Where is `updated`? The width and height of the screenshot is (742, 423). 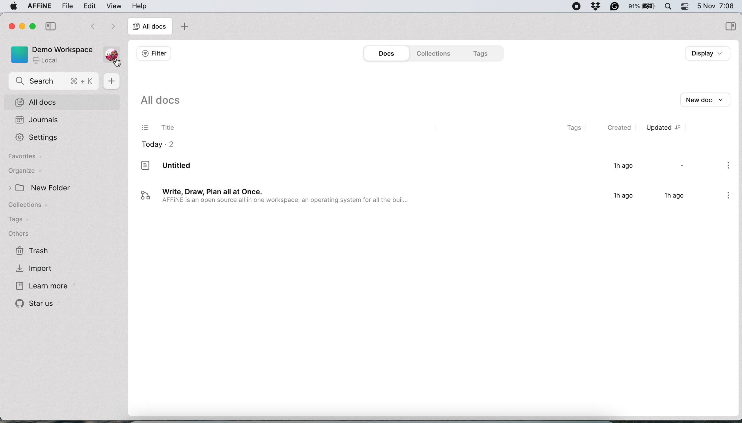
updated is located at coordinates (664, 128).